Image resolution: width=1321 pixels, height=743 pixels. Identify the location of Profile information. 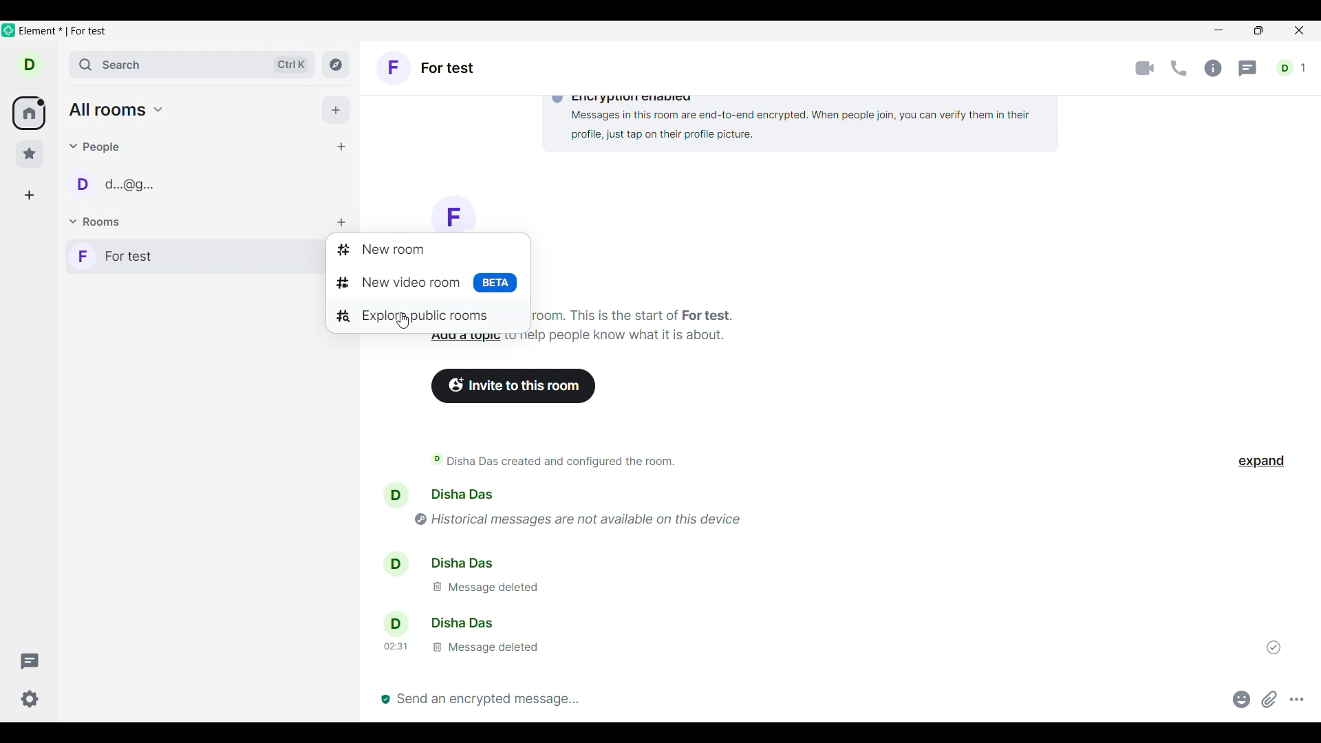
(391, 560).